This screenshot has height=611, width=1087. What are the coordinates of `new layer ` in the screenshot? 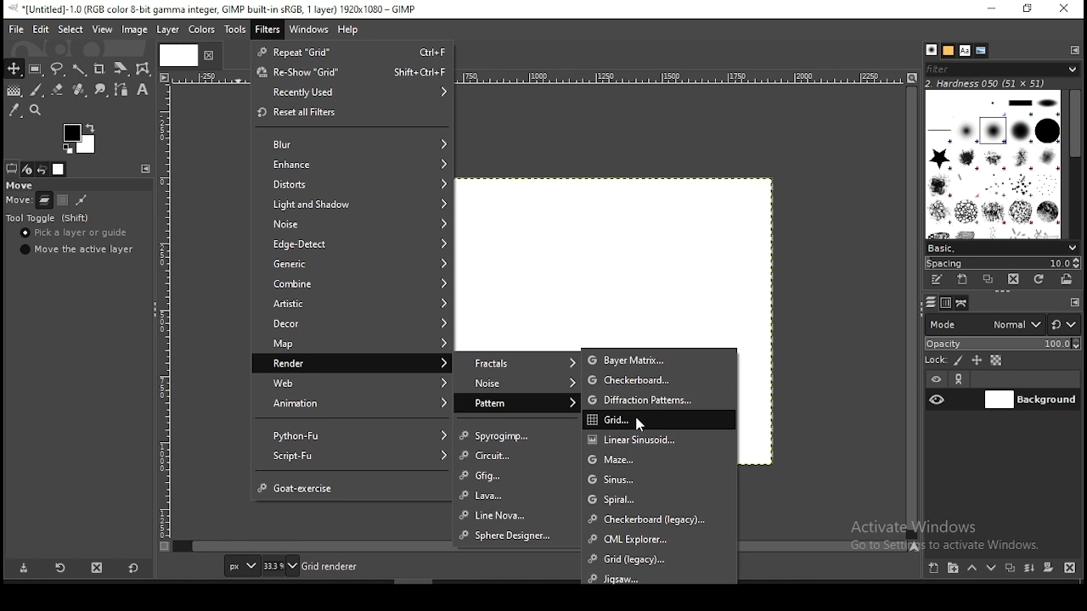 It's located at (935, 569).